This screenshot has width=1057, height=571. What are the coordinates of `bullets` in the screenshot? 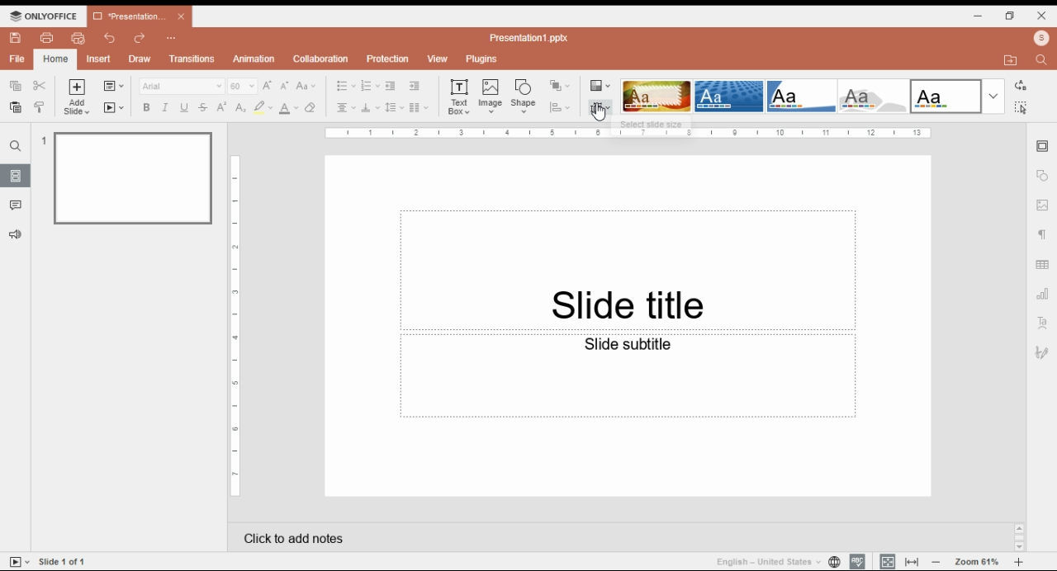 It's located at (346, 86).